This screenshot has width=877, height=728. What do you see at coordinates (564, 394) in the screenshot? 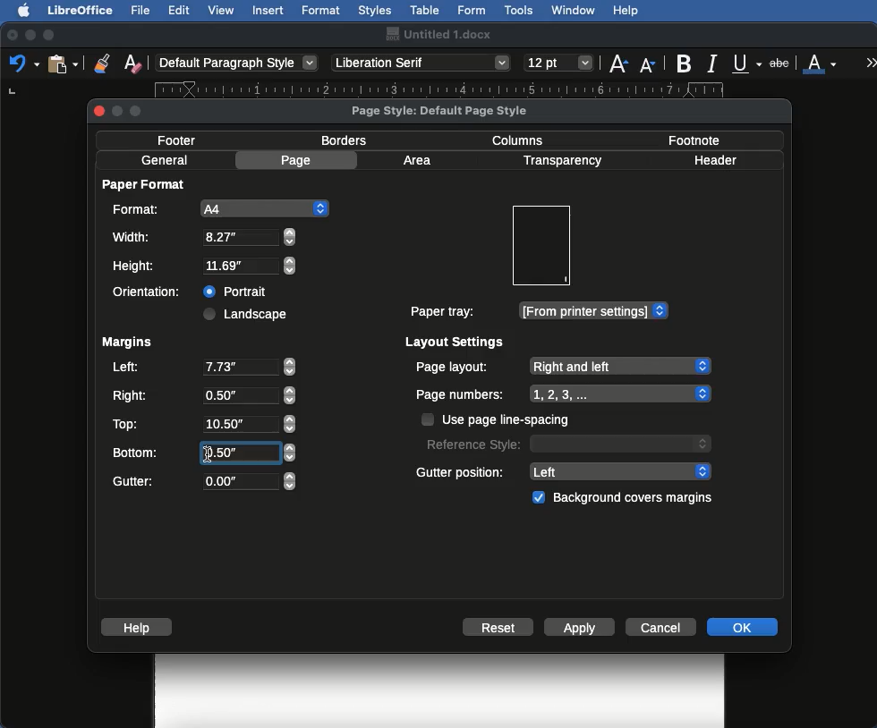
I see `Page numbers` at bounding box center [564, 394].